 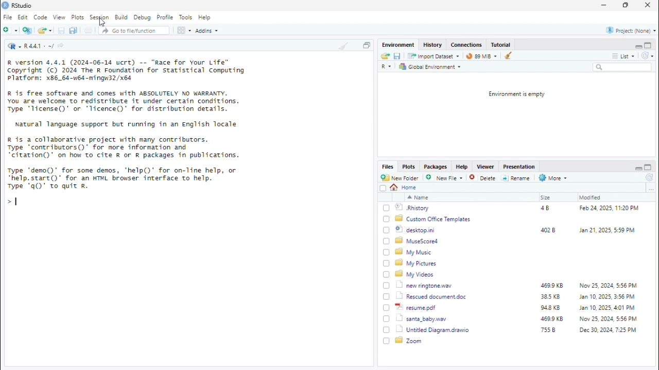 What do you see at coordinates (483, 178) in the screenshot?
I see `Delete` at bounding box center [483, 178].